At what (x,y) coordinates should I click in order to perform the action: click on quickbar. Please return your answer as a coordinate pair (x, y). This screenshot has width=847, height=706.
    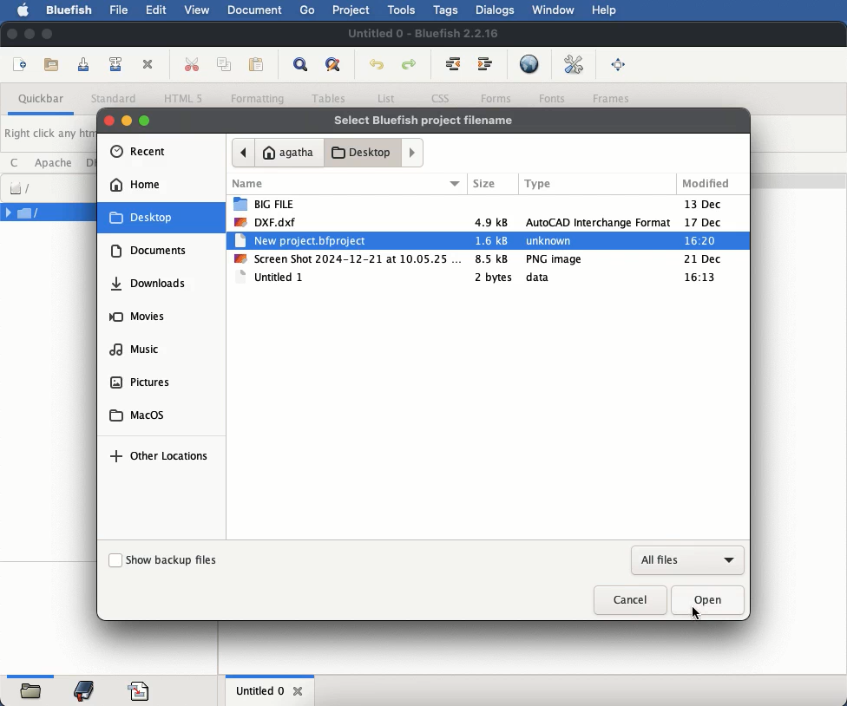
    Looking at the image, I should click on (43, 100).